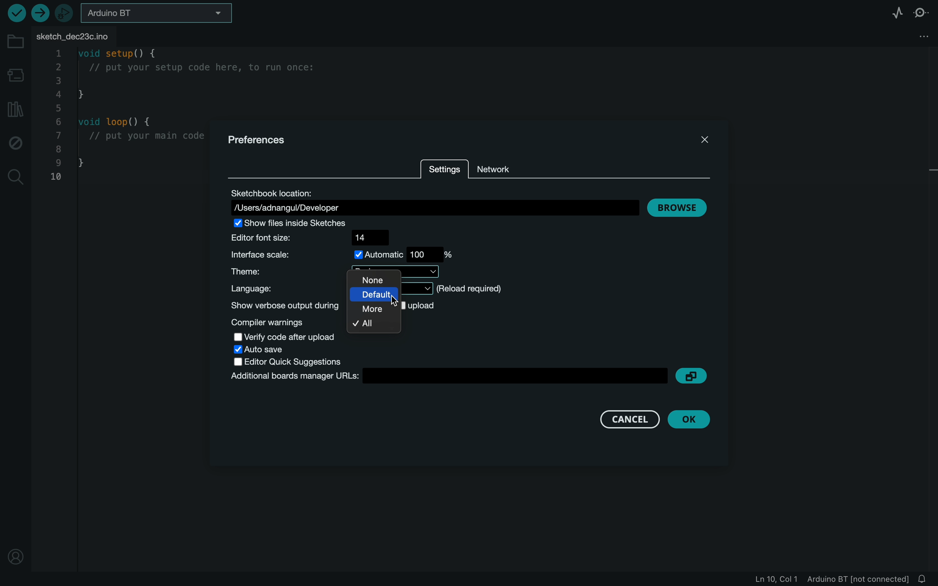  I want to click on file information, so click(831, 579).